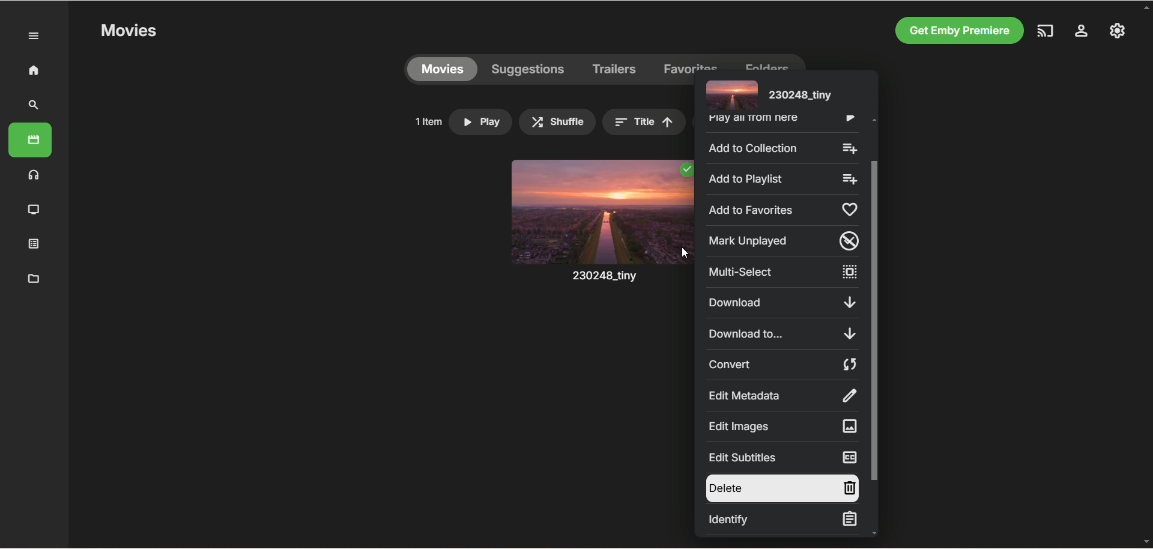 Image resolution: width=1153 pixels, height=549 pixels. Describe the element at coordinates (30, 140) in the screenshot. I see `movies` at that location.